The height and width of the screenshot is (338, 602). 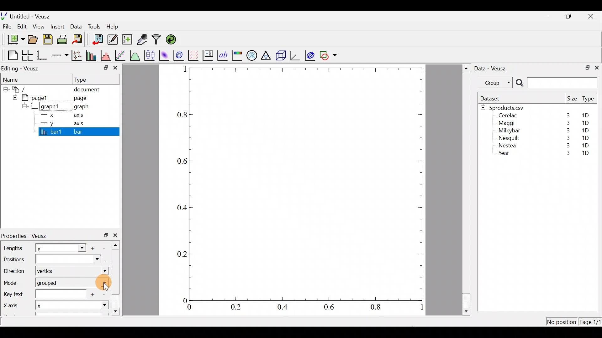 What do you see at coordinates (37, 97) in the screenshot?
I see `pagel` at bounding box center [37, 97].